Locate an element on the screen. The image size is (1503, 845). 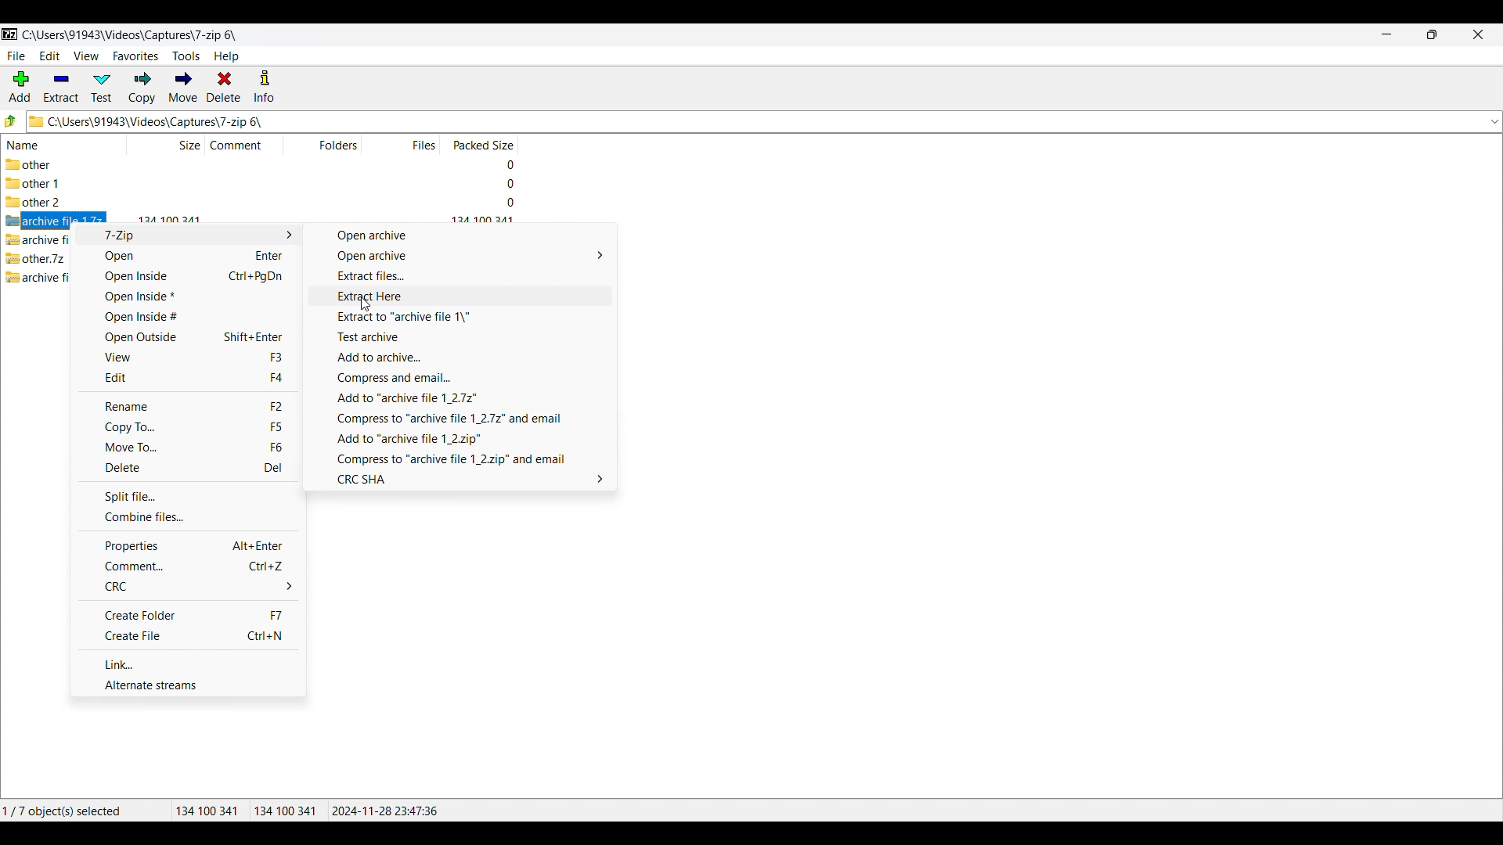
Packed size column is located at coordinates (480, 145).